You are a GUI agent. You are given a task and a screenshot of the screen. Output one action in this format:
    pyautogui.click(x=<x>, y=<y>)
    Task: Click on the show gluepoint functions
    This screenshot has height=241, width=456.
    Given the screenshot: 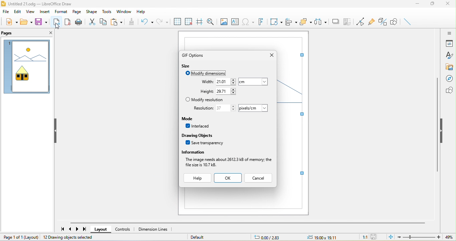 What is the action you would take?
    pyautogui.click(x=373, y=23)
    